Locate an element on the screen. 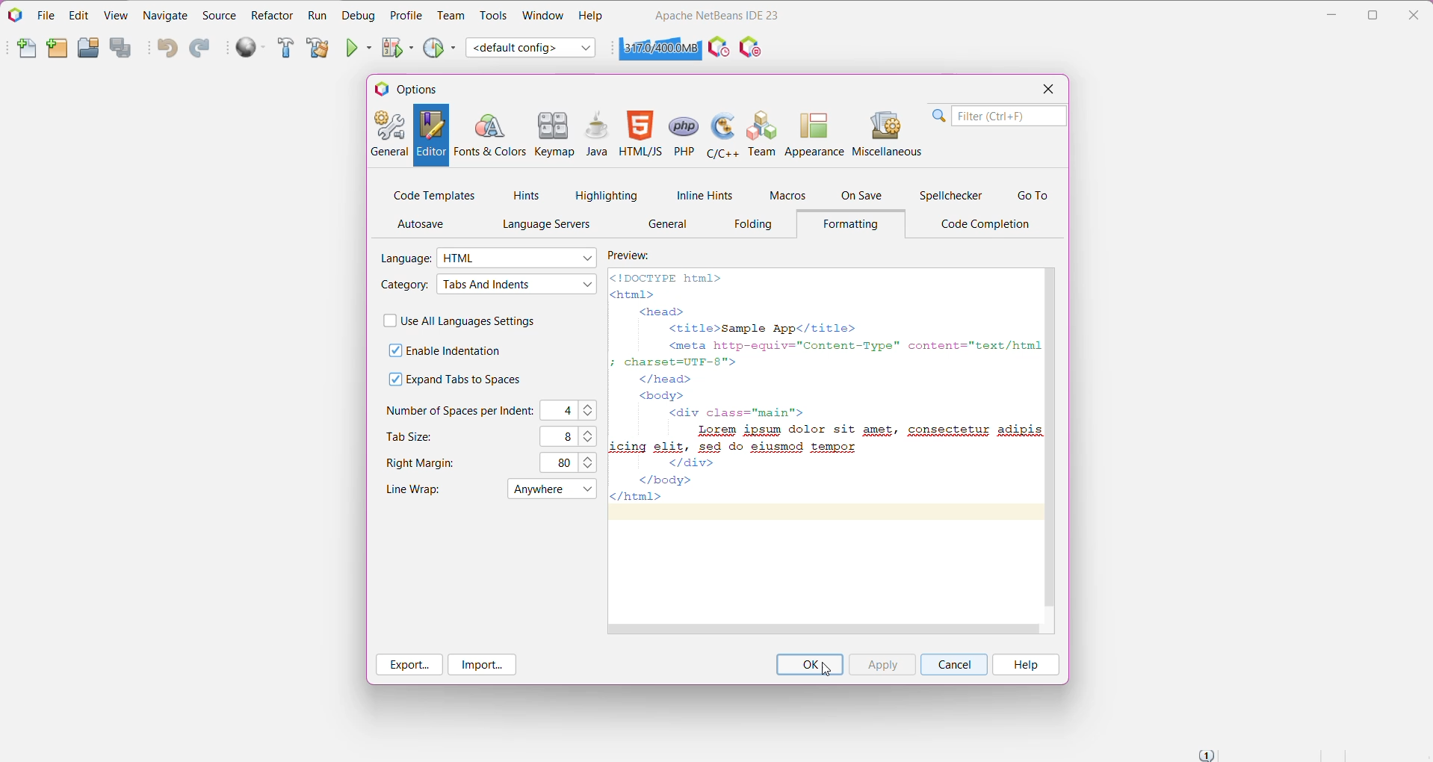  Team is located at coordinates (451, 16).